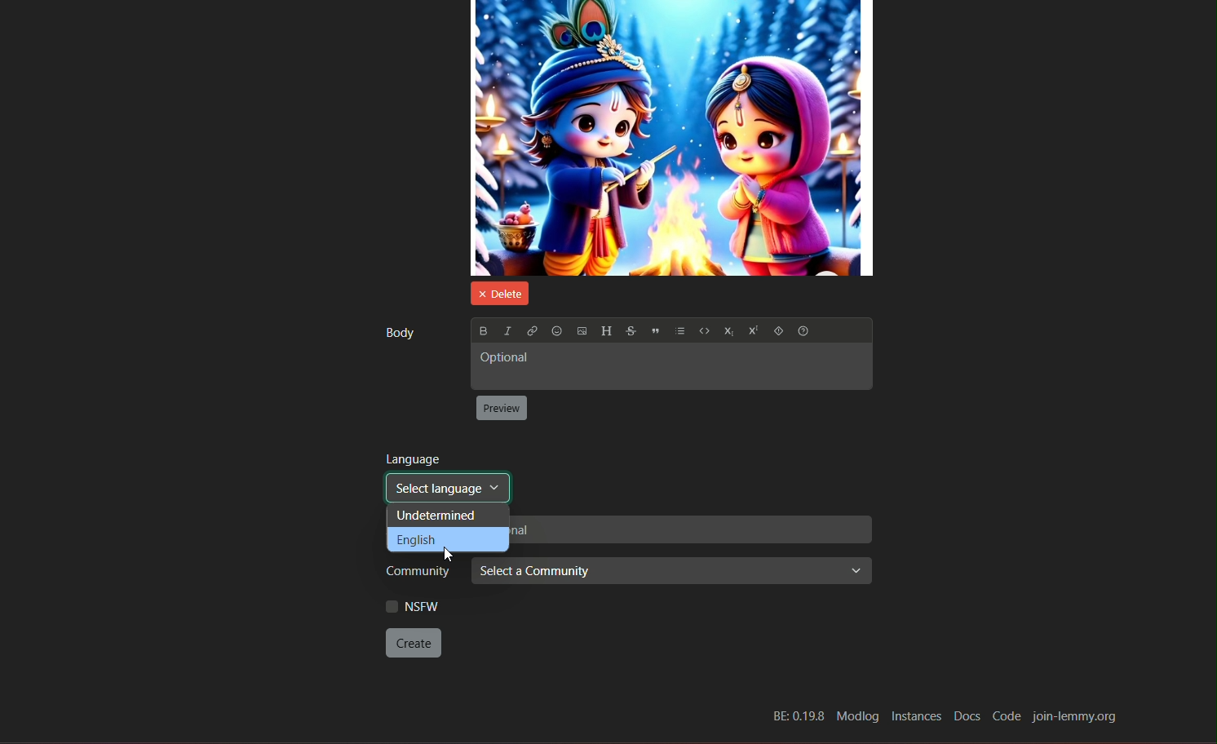 The height and width of the screenshot is (744, 1217). Describe the element at coordinates (482, 330) in the screenshot. I see `bold` at that location.